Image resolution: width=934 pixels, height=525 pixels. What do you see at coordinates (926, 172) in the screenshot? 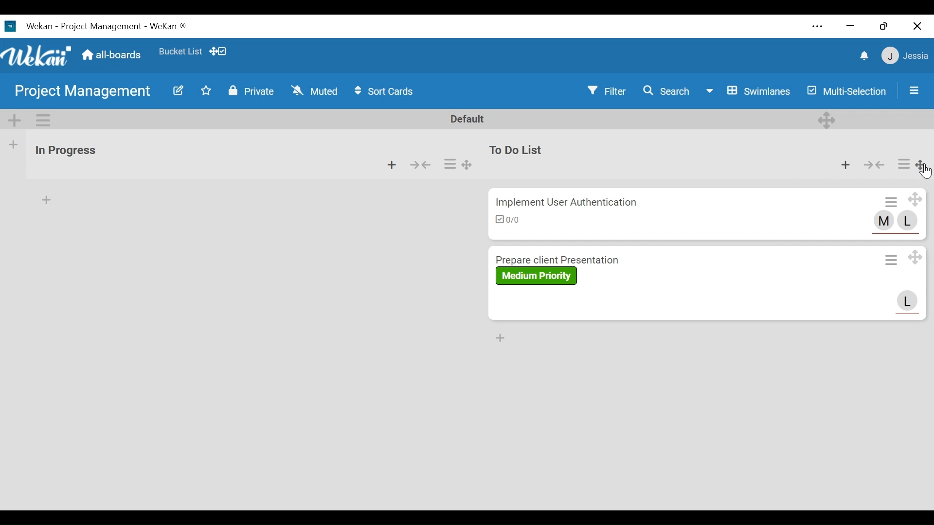
I see `Cursor` at bounding box center [926, 172].